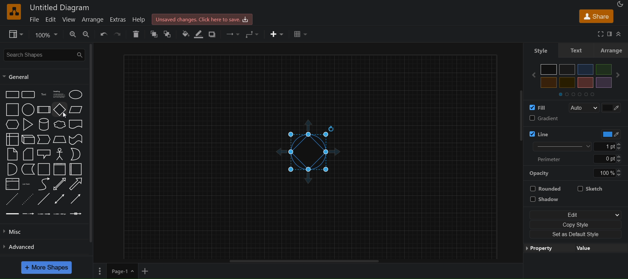 The width and height of the screenshot is (628, 279). Describe the element at coordinates (95, 20) in the screenshot. I see `arrange` at that location.